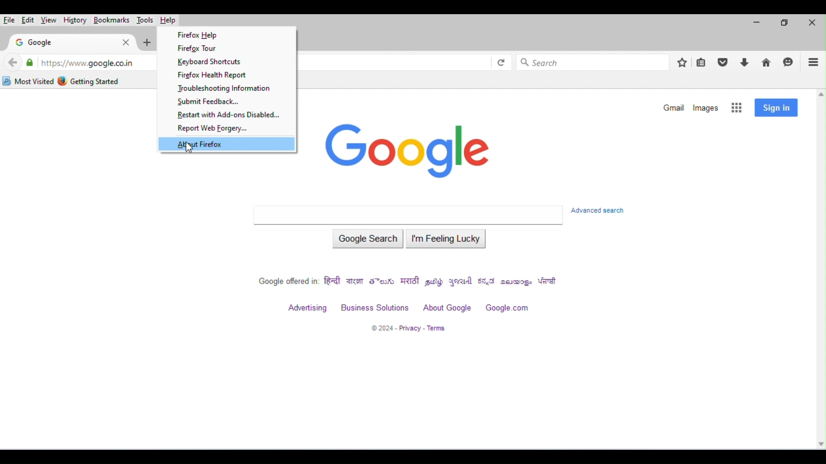 This screenshot has height=464, width=826. Describe the element at coordinates (209, 101) in the screenshot. I see `submit feedback` at that location.